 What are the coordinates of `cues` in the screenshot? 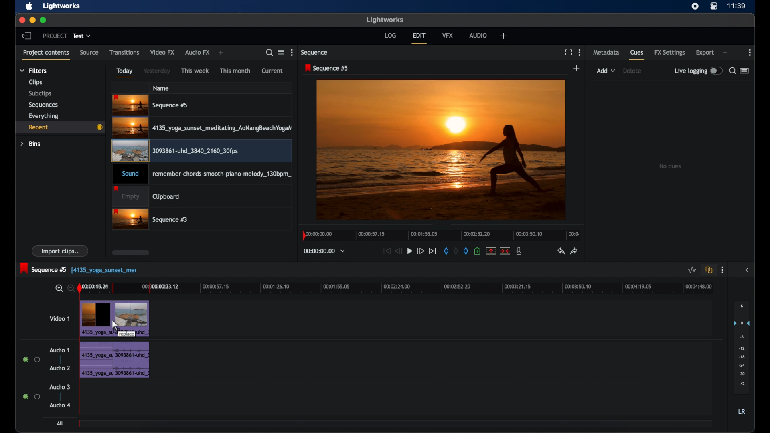 It's located at (637, 55).